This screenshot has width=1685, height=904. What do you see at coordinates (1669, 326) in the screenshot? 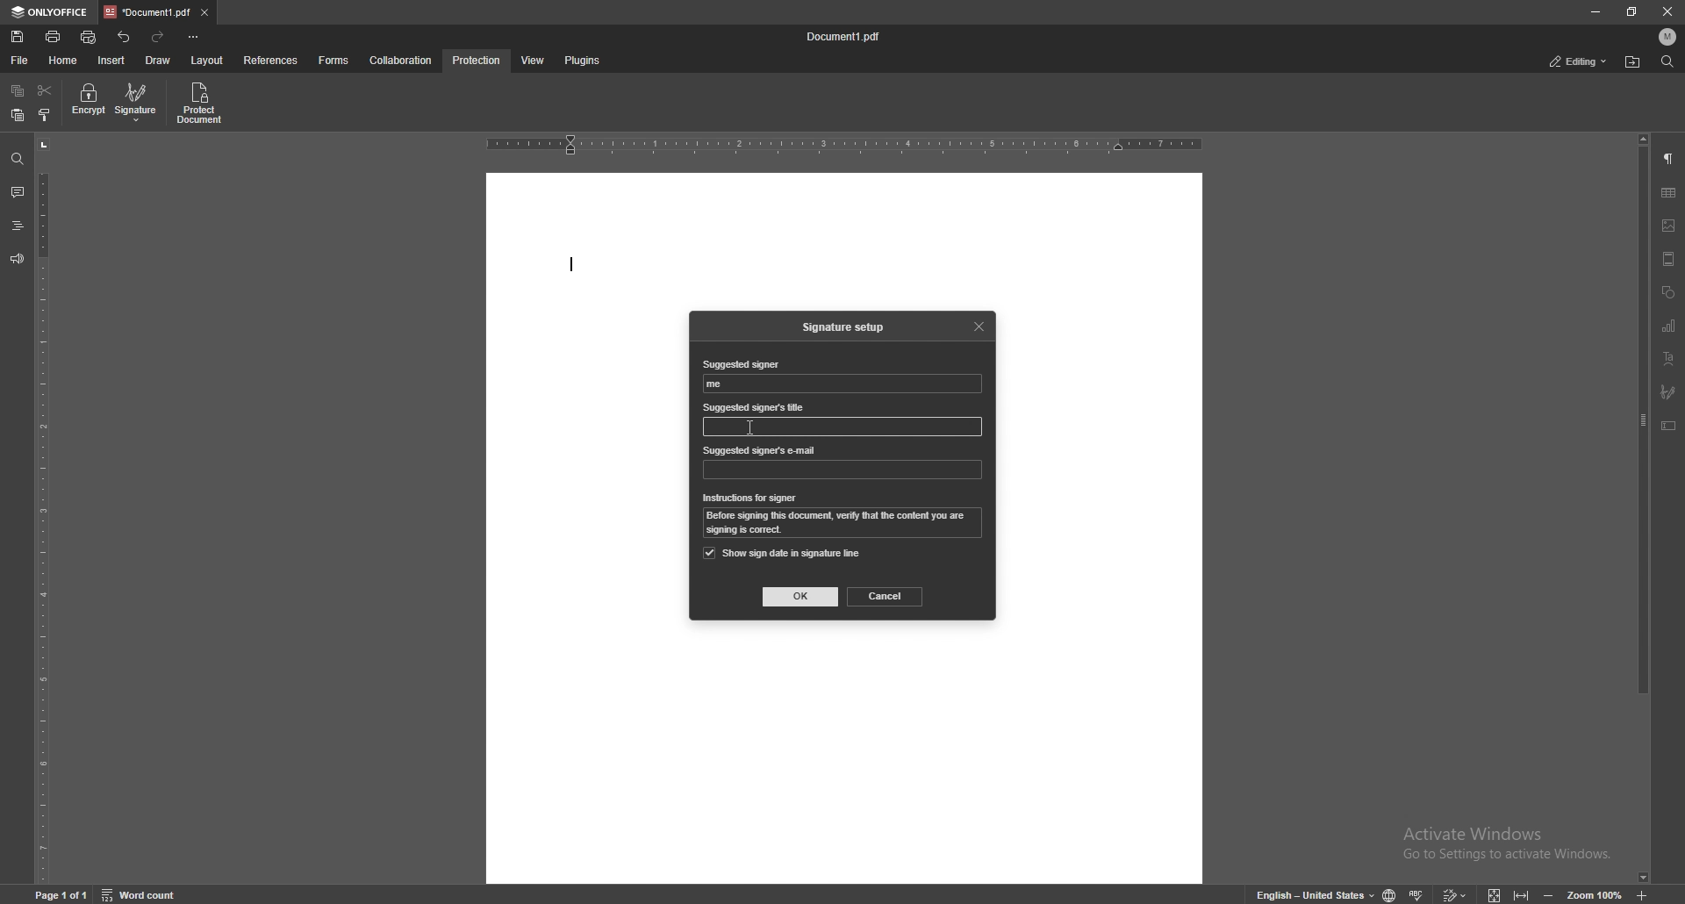
I see `chart` at bounding box center [1669, 326].